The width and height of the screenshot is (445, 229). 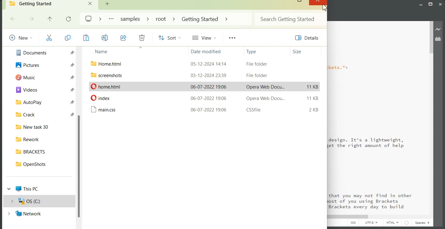 What do you see at coordinates (14, 19) in the screenshot?
I see `Go Back` at bounding box center [14, 19].